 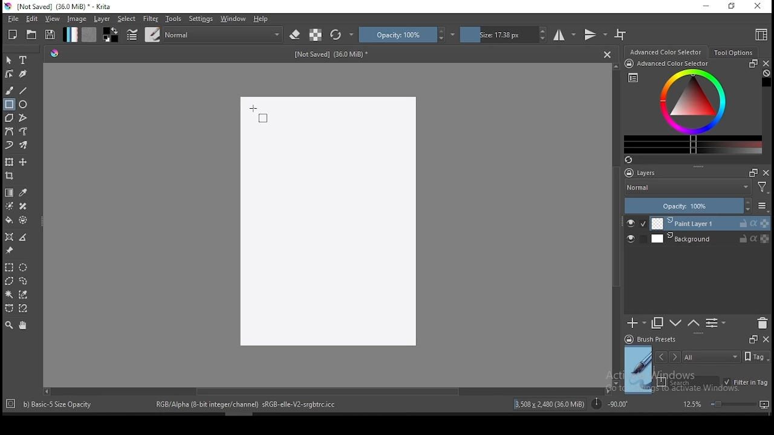 I want to click on freehand path tool, so click(x=24, y=132).